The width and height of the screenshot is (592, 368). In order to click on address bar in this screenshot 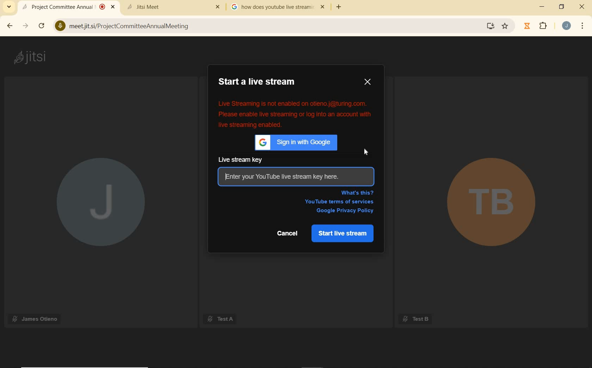, I will do `click(276, 25)`.